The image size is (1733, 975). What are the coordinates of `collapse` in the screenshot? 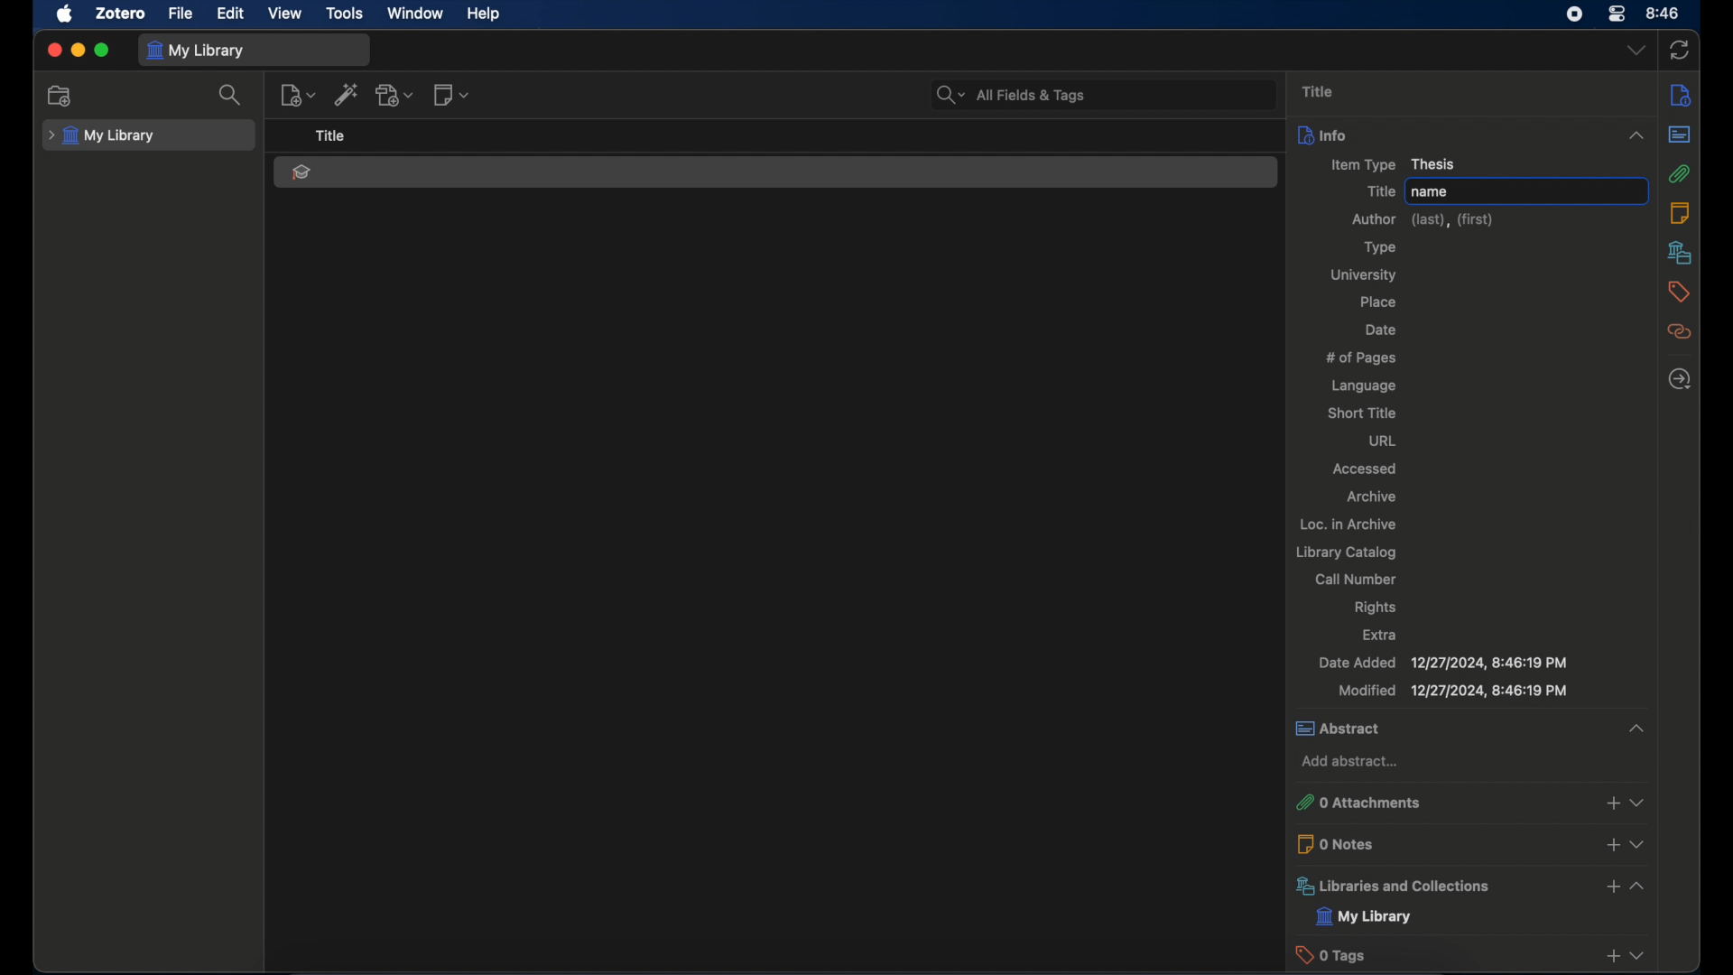 It's located at (1626, 727).